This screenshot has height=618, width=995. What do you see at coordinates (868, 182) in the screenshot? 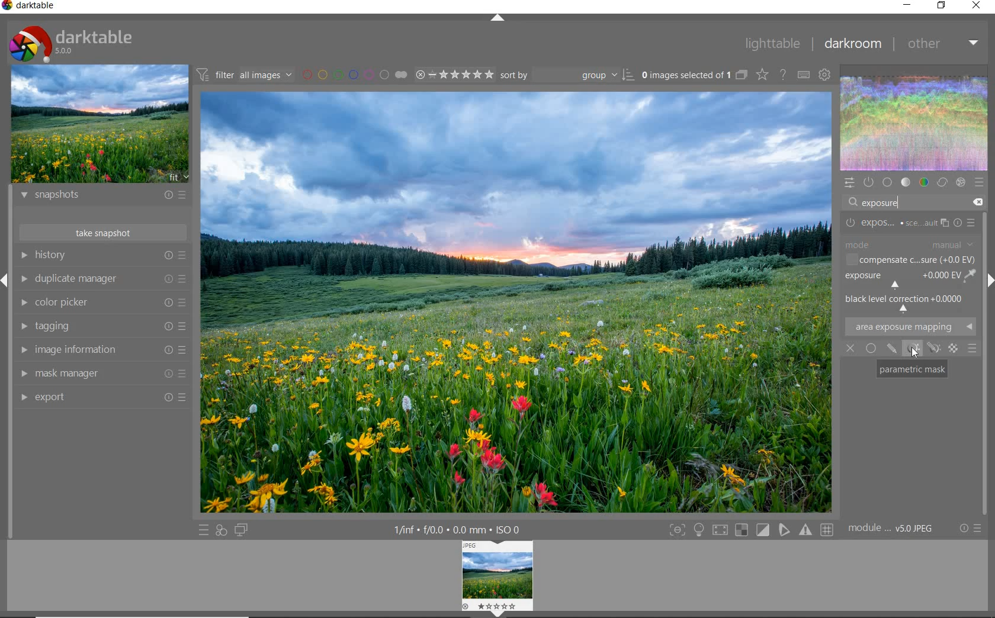
I see `show only active modules` at bounding box center [868, 182].